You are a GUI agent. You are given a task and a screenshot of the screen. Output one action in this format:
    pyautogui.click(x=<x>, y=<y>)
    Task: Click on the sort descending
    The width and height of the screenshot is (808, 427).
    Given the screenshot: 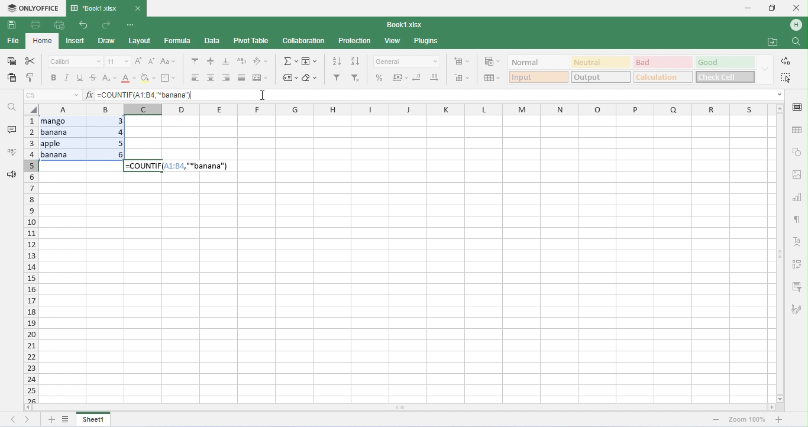 What is the action you would take?
    pyautogui.click(x=354, y=61)
    